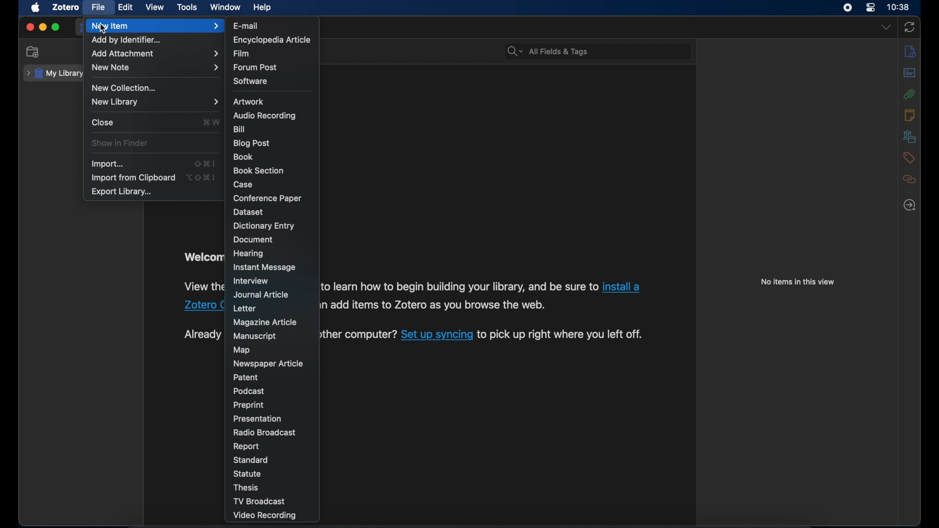 This screenshot has width=939, height=528. Describe the element at coordinates (266, 267) in the screenshot. I see `instant  message` at that location.